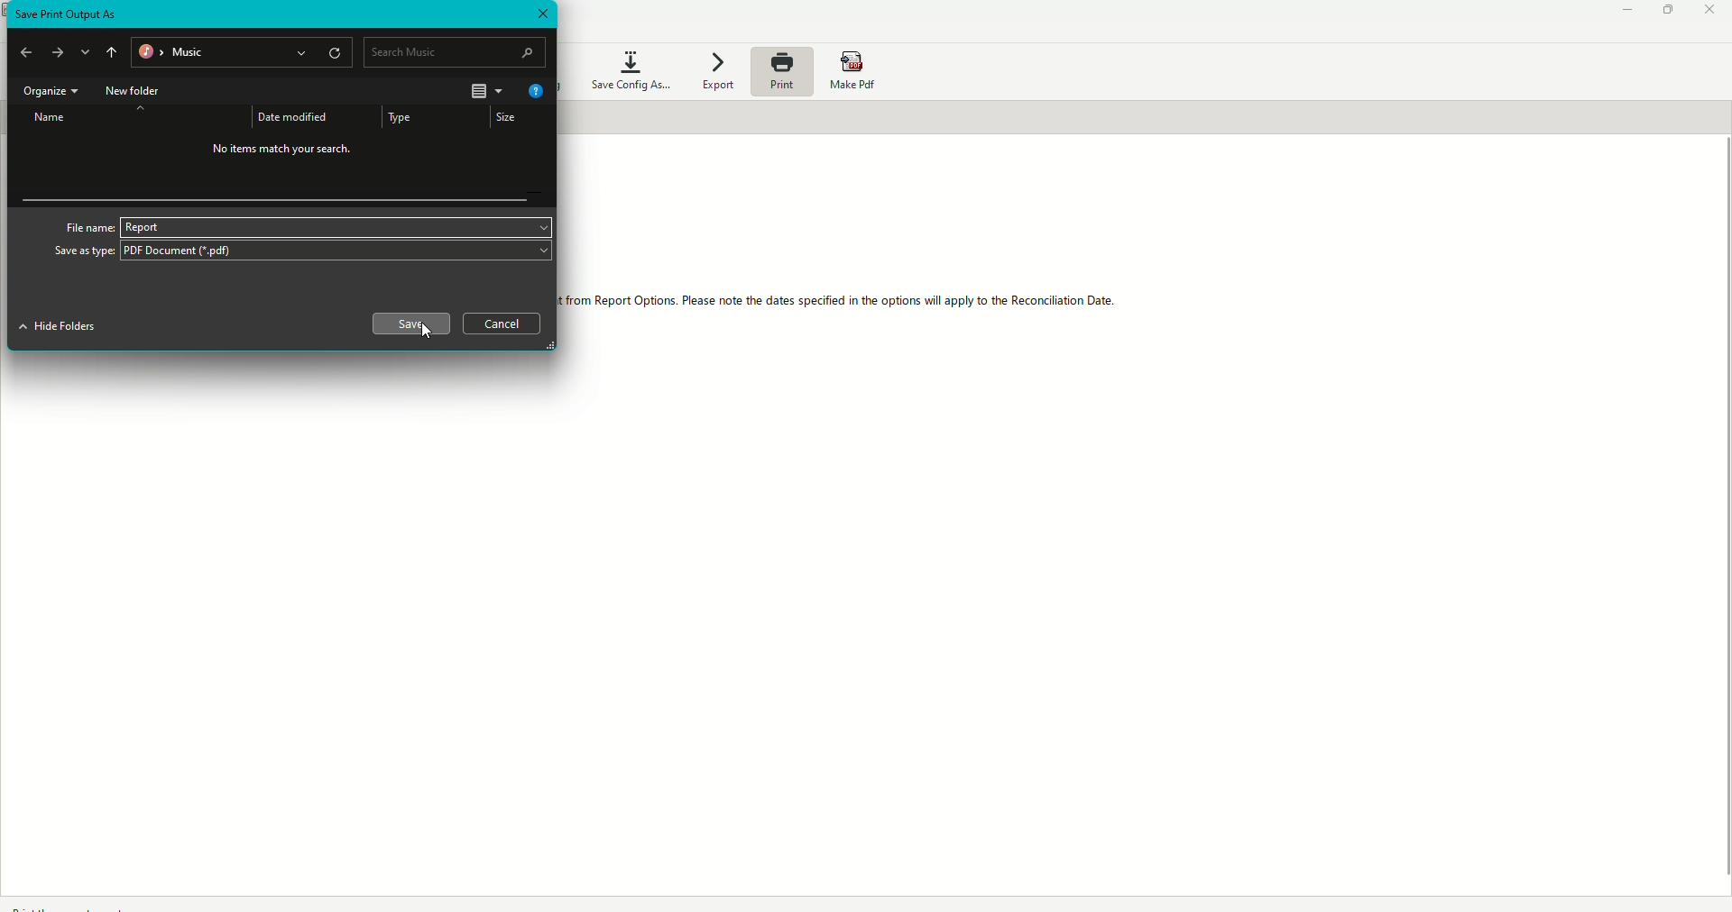 This screenshot has height=912, width=1732. What do you see at coordinates (137, 91) in the screenshot?
I see `New Folder` at bounding box center [137, 91].